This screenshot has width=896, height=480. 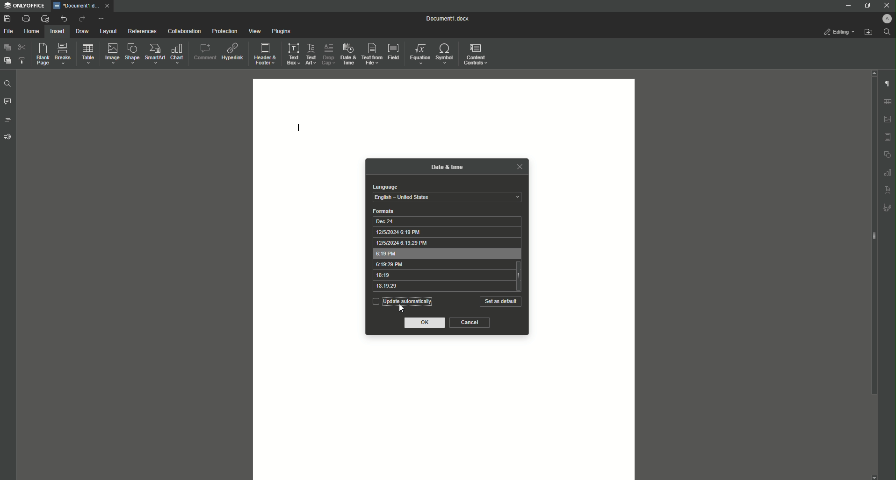 What do you see at coordinates (7, 119) in the screenshot?
I see `Headings` at bounding box center [7, 119].